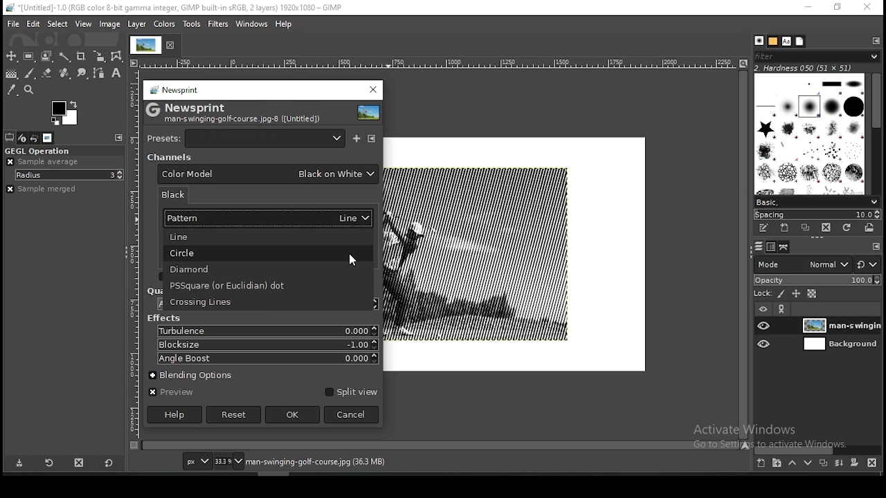 Image resolution: width=886 pixels, height=498 pixels. Describe the element at coordinates (269, 287) in the screenshot. I see `PSSquare (or euclidian) dot` at that location.